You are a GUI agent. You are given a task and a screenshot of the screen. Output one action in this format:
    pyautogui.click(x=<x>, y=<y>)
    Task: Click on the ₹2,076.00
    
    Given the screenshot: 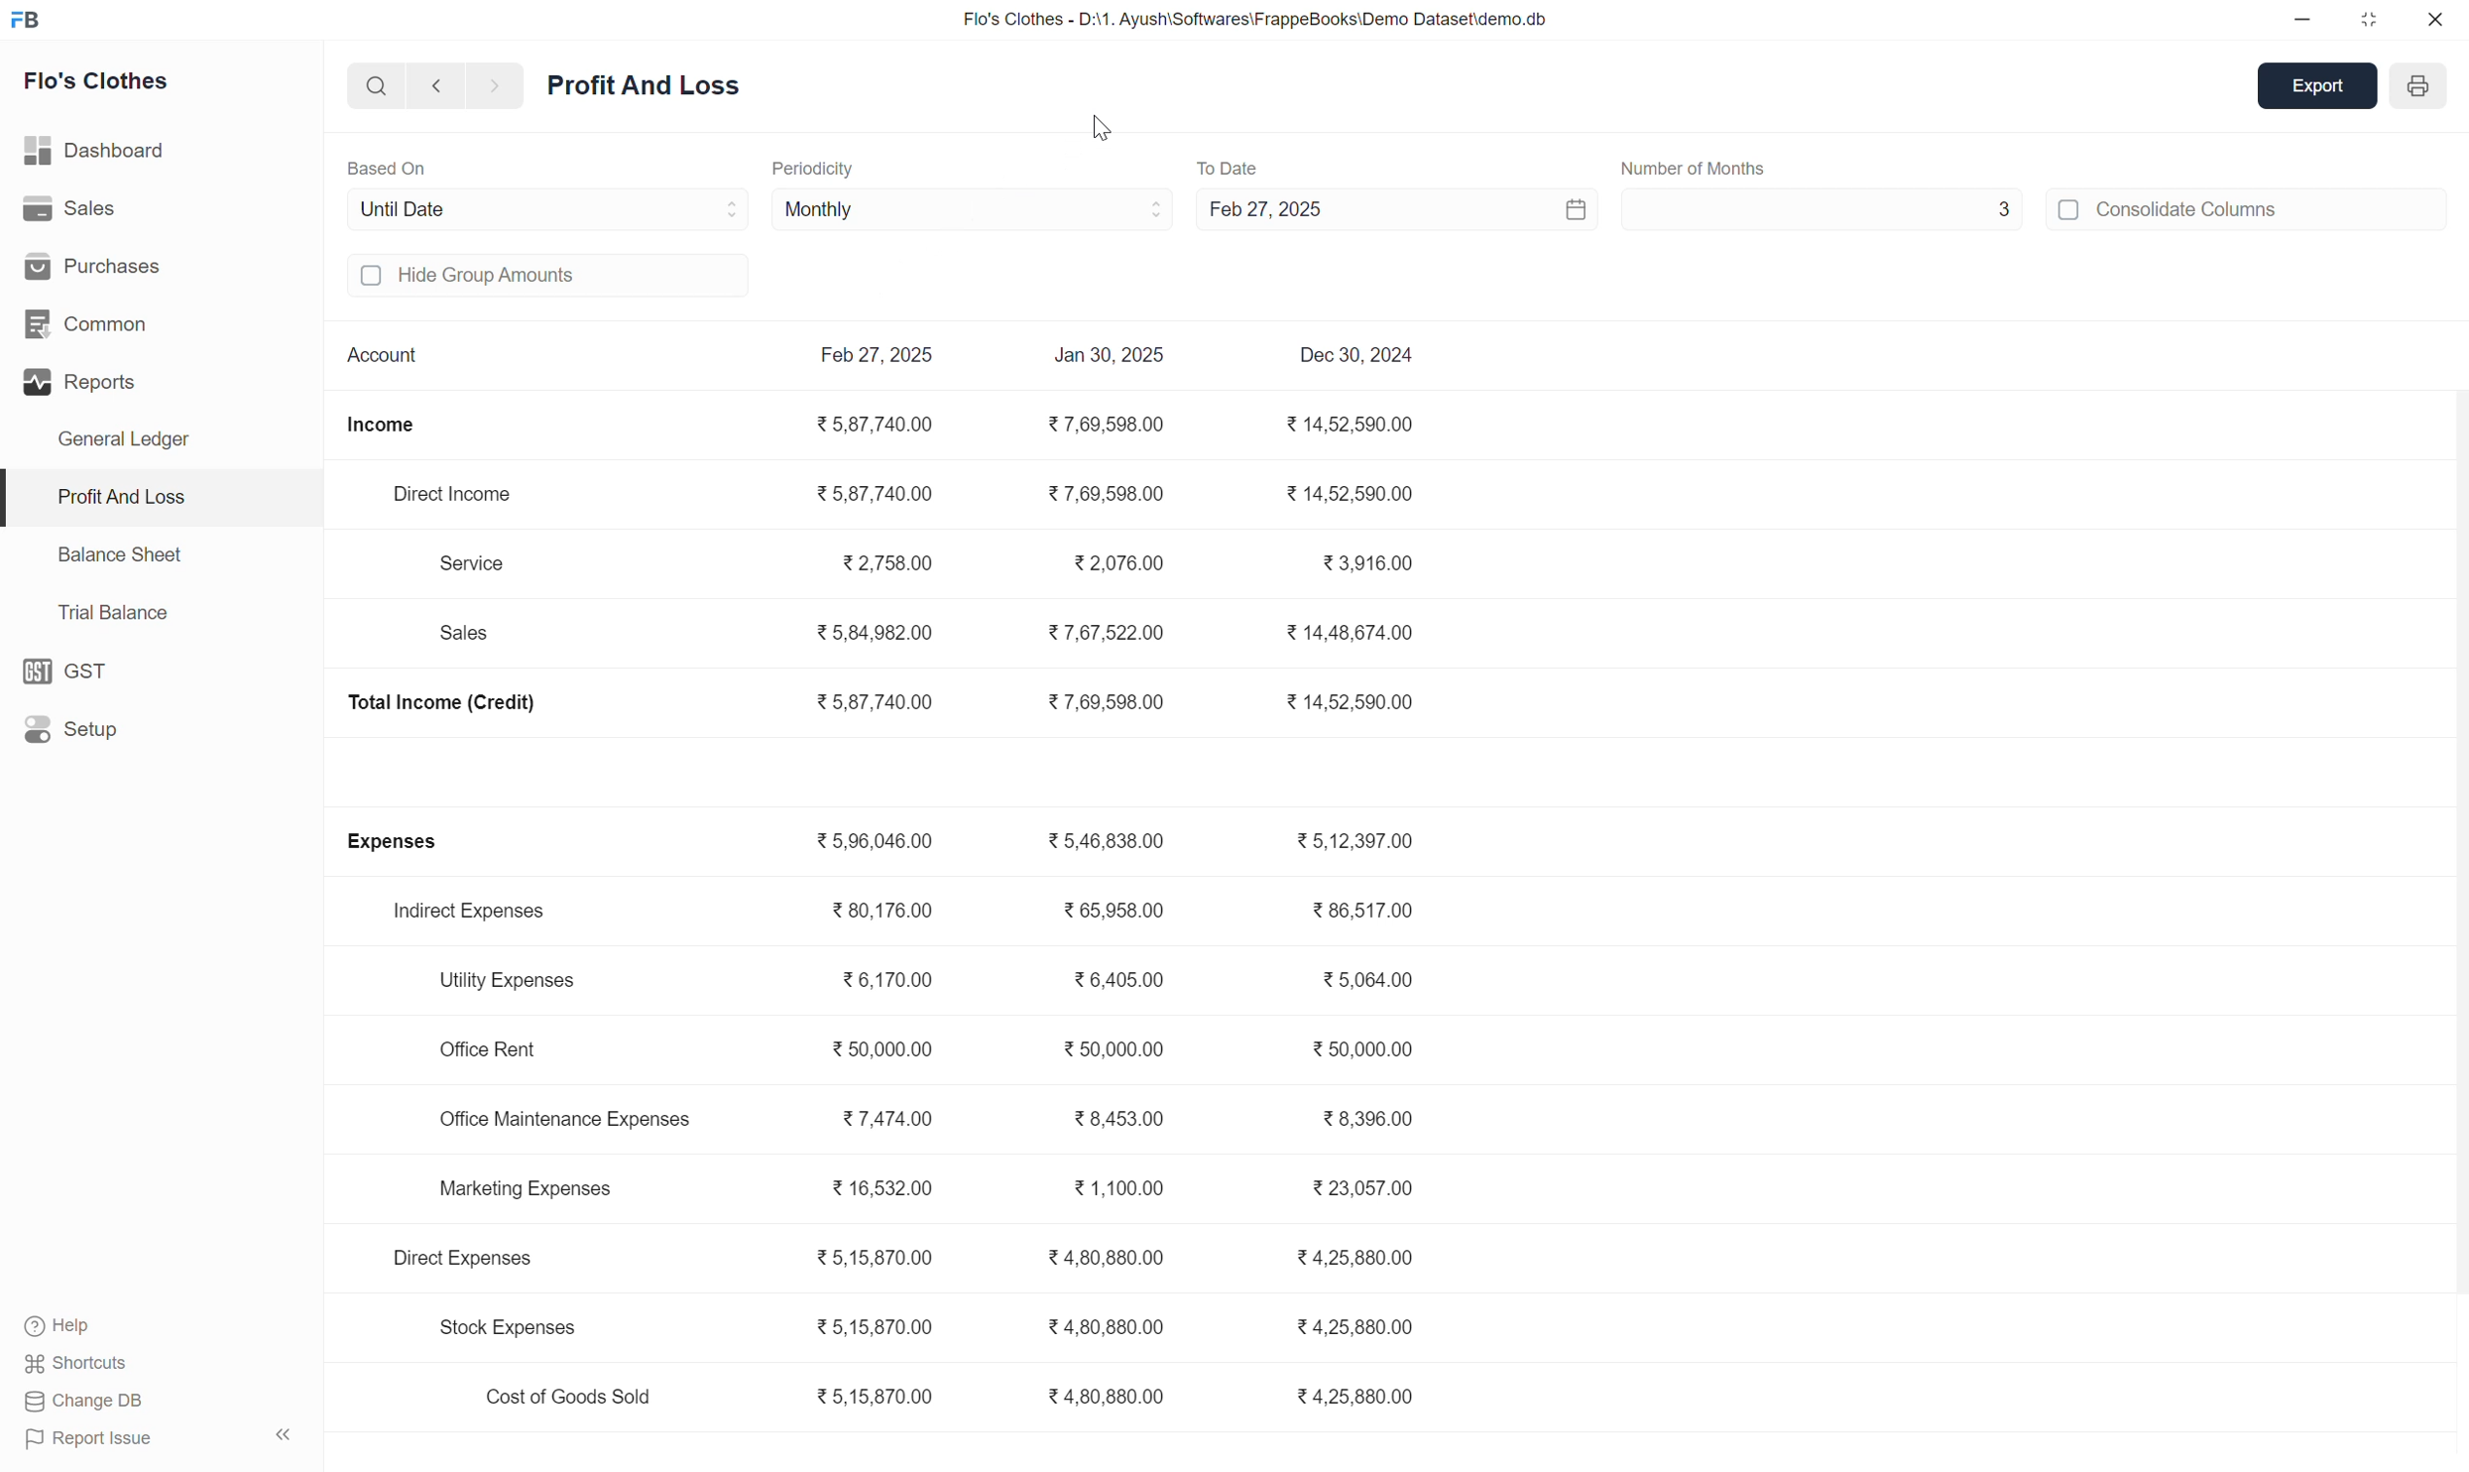 What is the action you would take?
    pyautogui.click(x=1108, y=563)
    